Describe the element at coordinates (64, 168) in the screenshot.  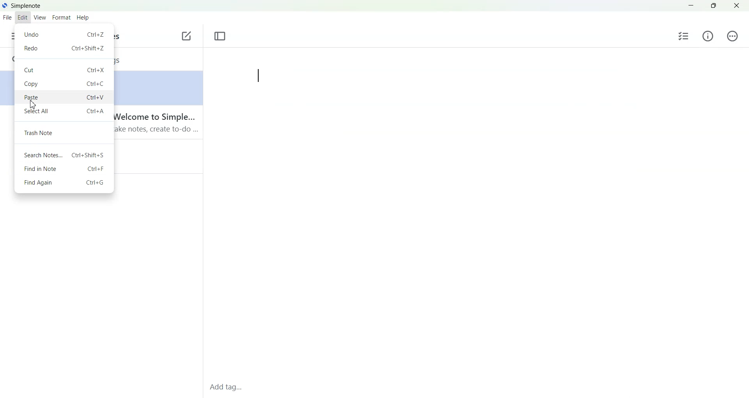
I see `Find in Notes Ctrl + F` at that location.